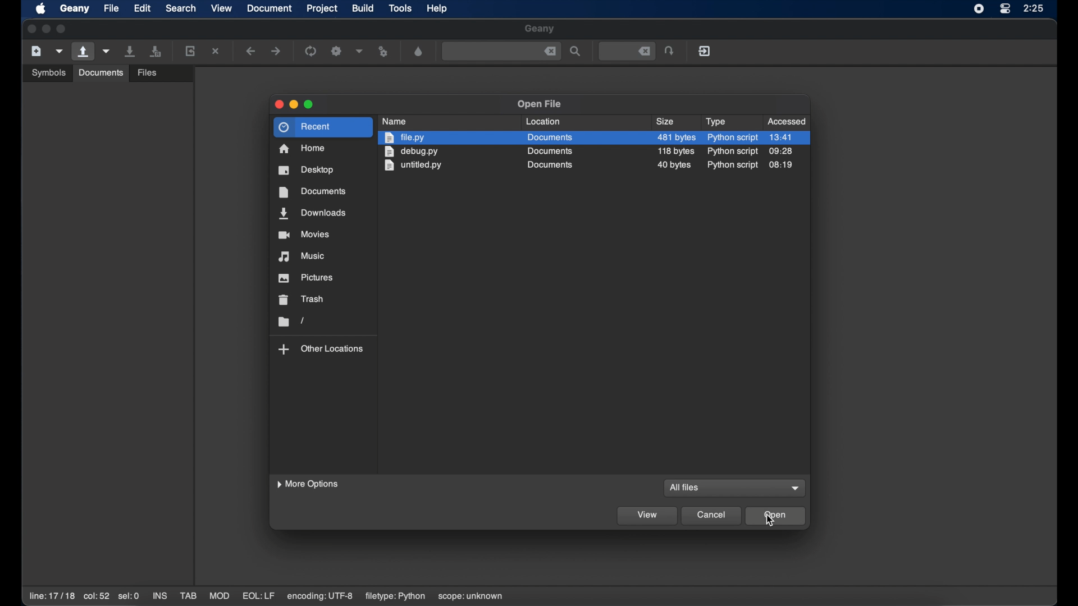 This screenshot has width=1078, height=606. Describe the element at coordinates (647, 515) in the screenshot. I see `view` at that location.